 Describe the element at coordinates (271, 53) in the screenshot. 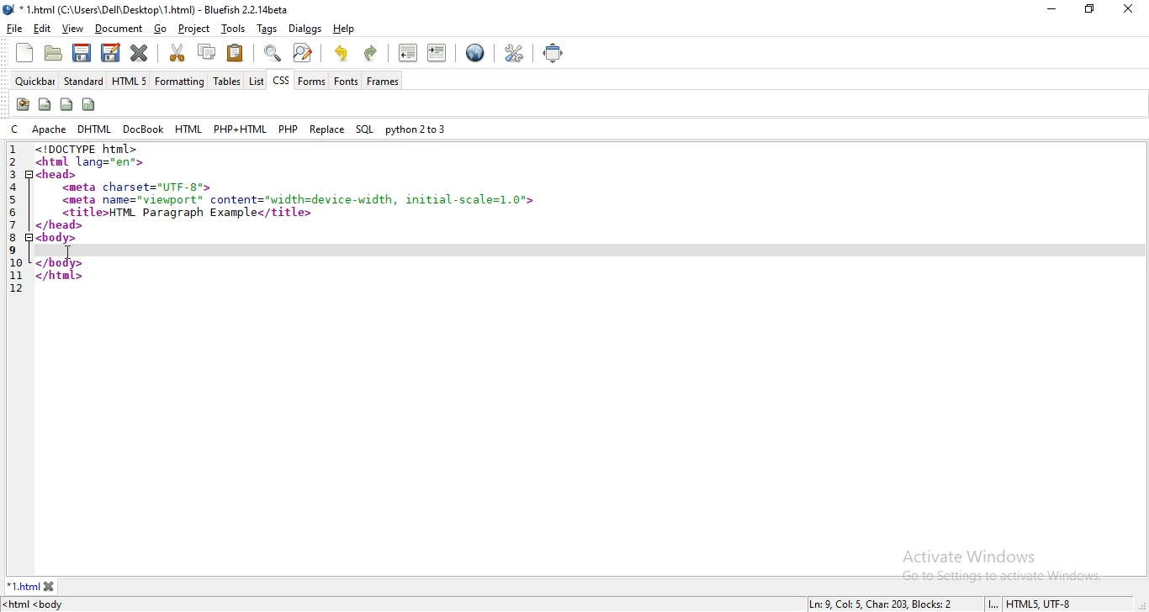

I see `show find bar` at that location.